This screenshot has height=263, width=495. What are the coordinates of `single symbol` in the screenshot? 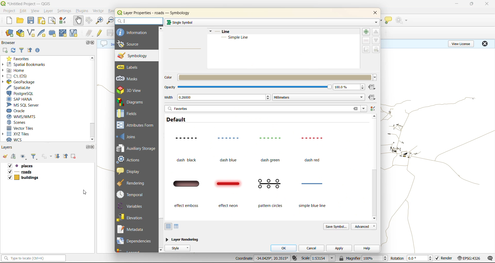 It's located at (183, 22).